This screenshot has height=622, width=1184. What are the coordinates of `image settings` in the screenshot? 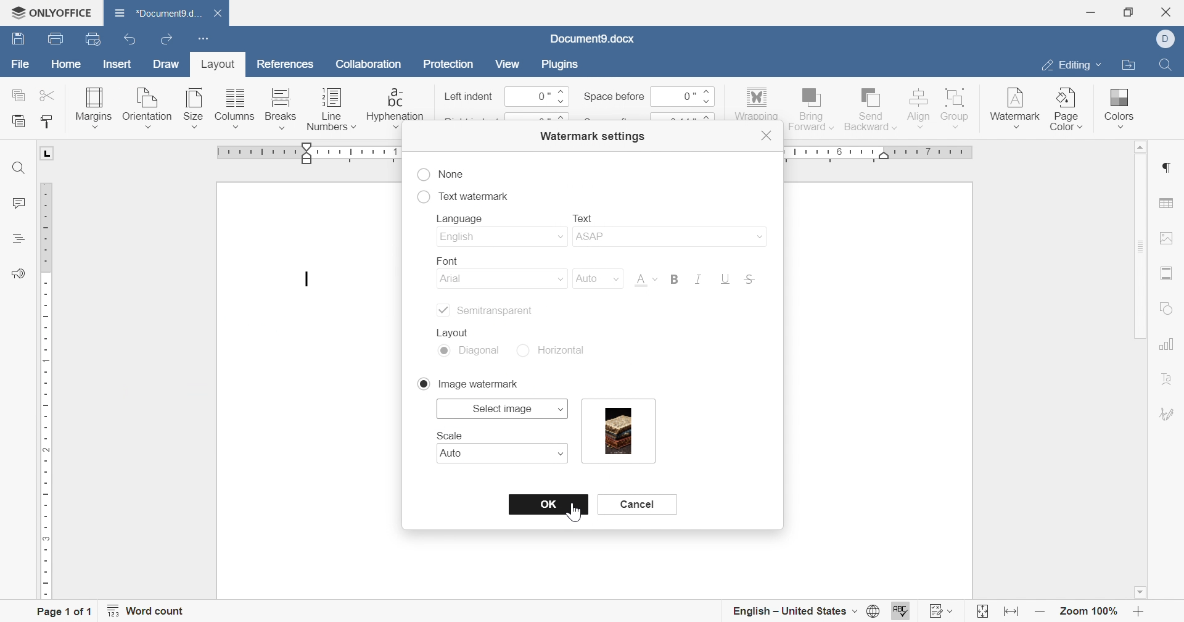 It's located at (1167, 238).